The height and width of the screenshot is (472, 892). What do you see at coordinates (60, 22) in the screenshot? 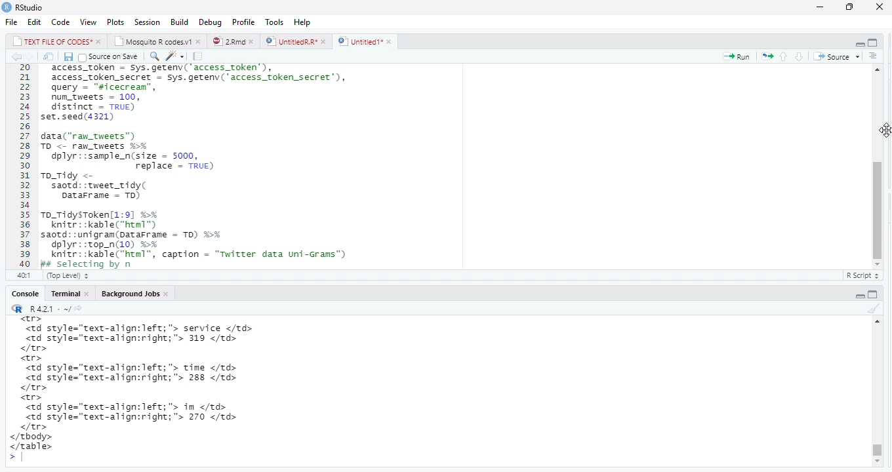
I see `Code` at bounding box center [60, 22].